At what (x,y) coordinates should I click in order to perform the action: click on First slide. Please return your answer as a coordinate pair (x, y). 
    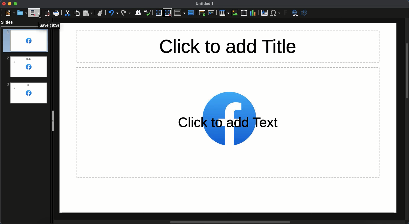
    Looking at the image, I should click on (203, 13).